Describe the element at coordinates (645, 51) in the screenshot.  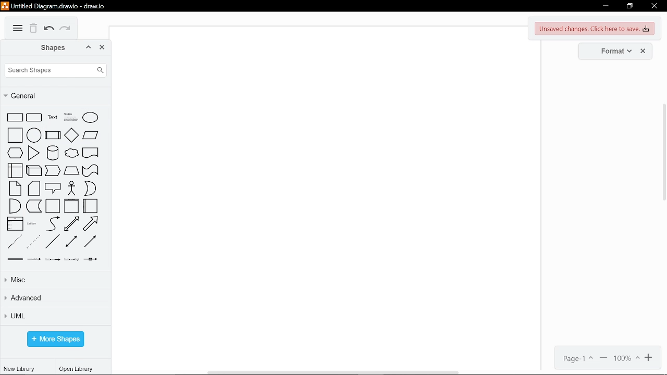
I see `close` at that location.